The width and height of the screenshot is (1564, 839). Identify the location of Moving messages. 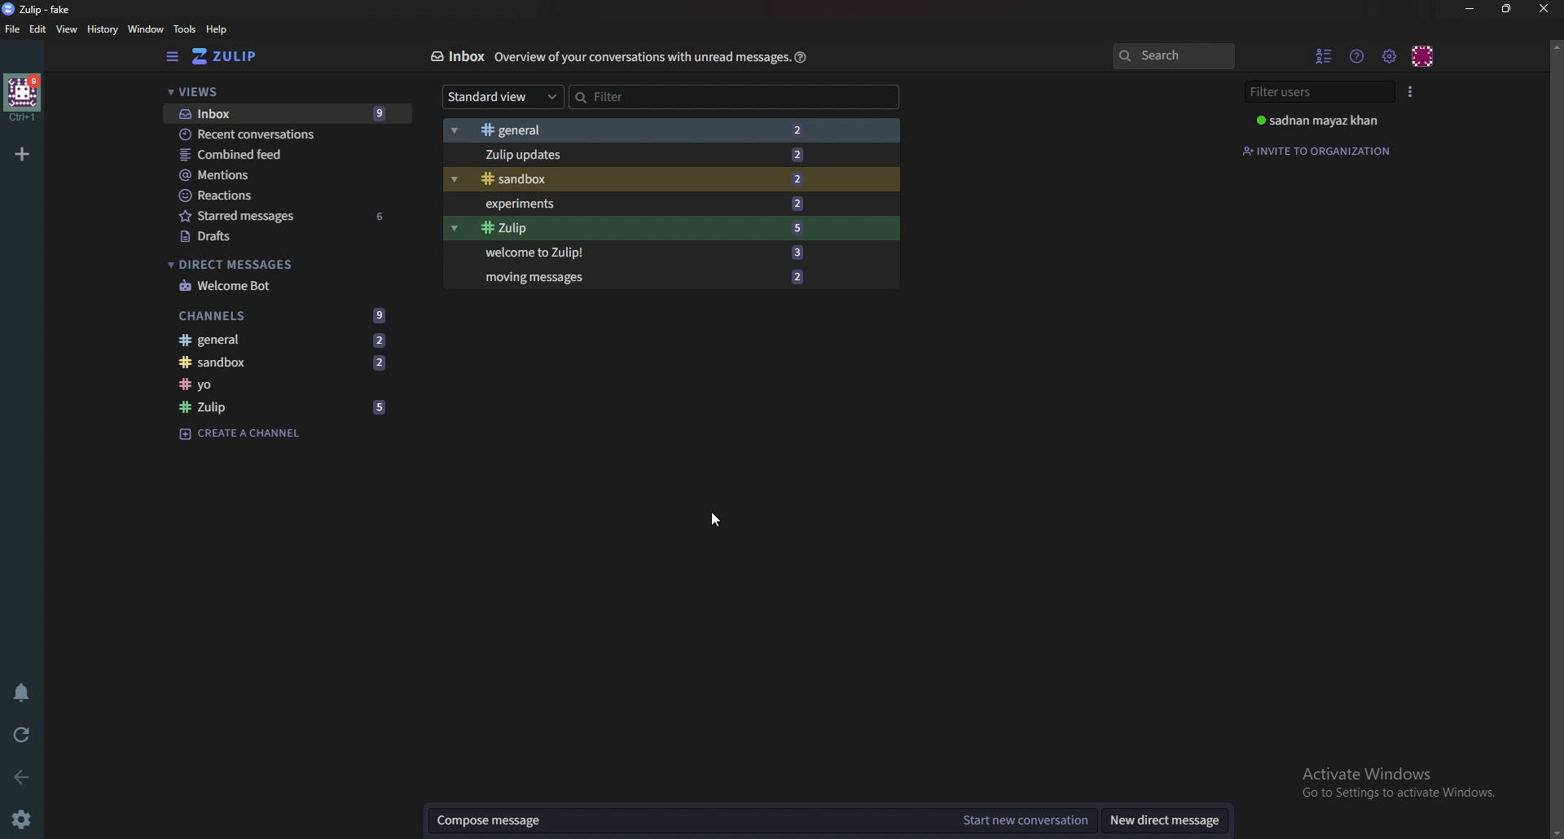
(658, 277).